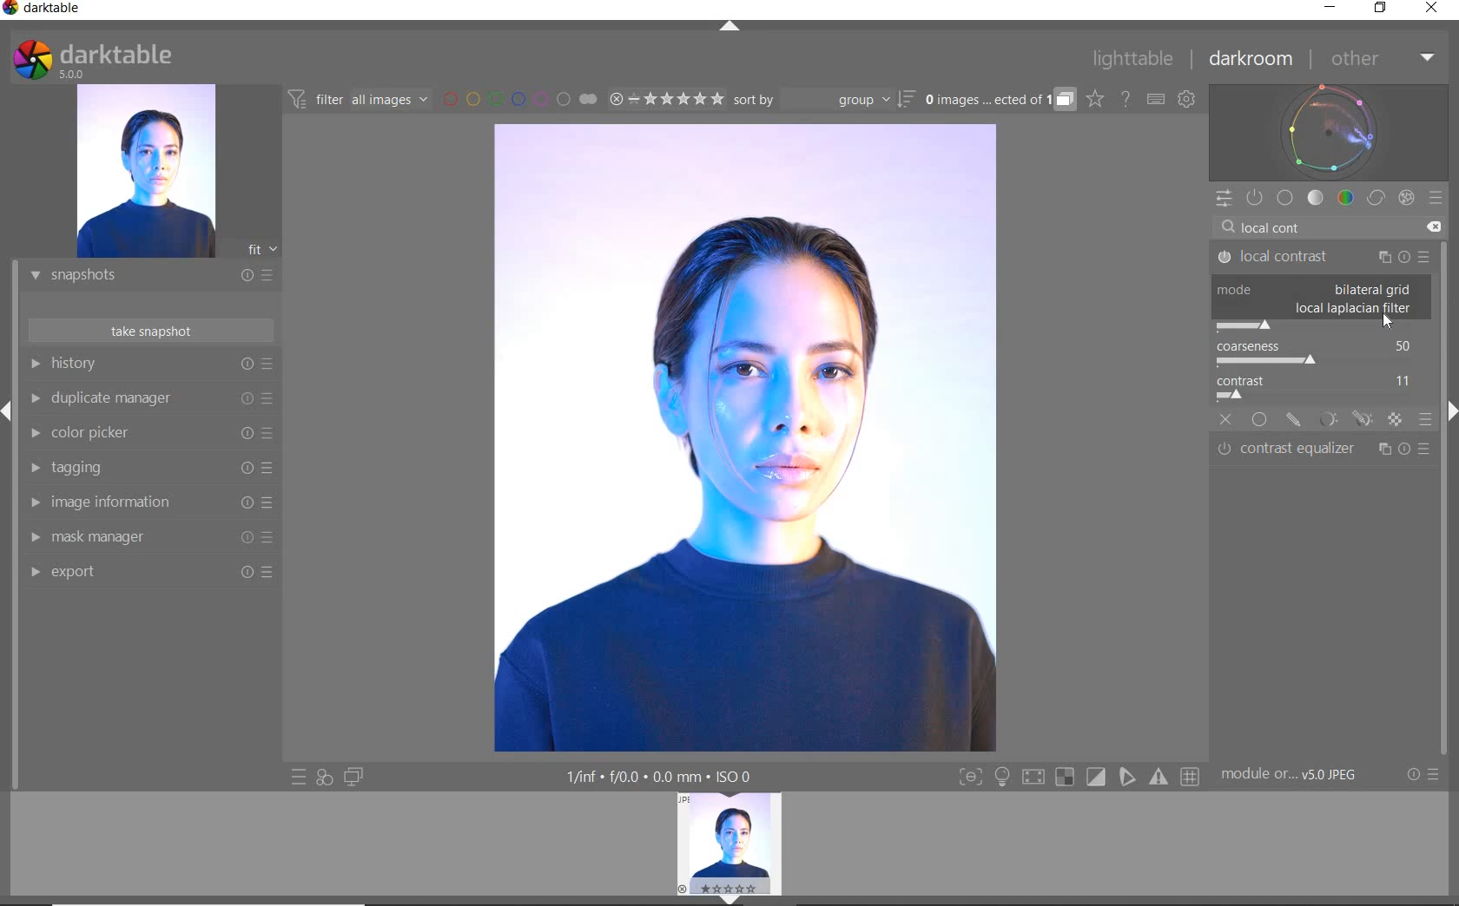 The height and width of the screenshot is (906, 1459). What do you see at coordinates (1097, 778) in the screenshot?
I see `Button` at bounding box center [1097, 778].